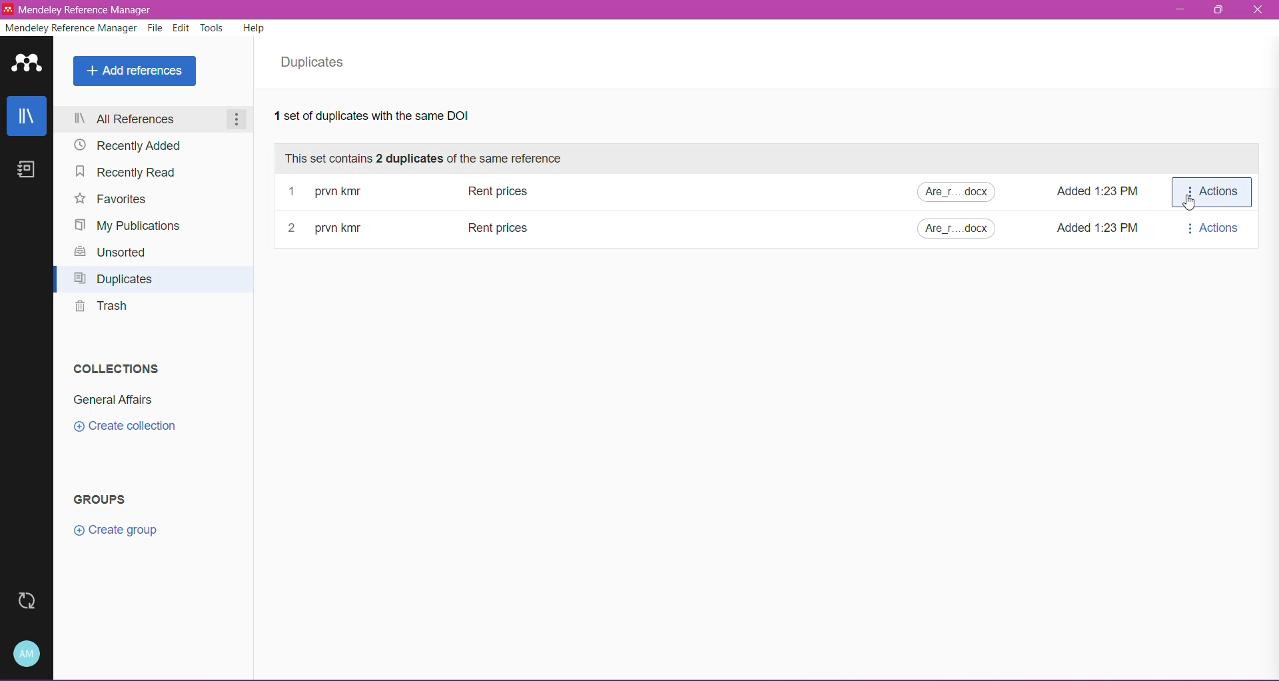 Image resolution: width=1279 pixels, height=681 pixels. What do you see at coordinates (954, 192) in the screenshot?
I see `File` at bounding box center [954, 192].